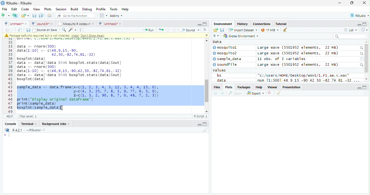  What do you see at coordinates (226, 53) in the screenshot?
I see `mosquito2` at bounding box center [226, 53].